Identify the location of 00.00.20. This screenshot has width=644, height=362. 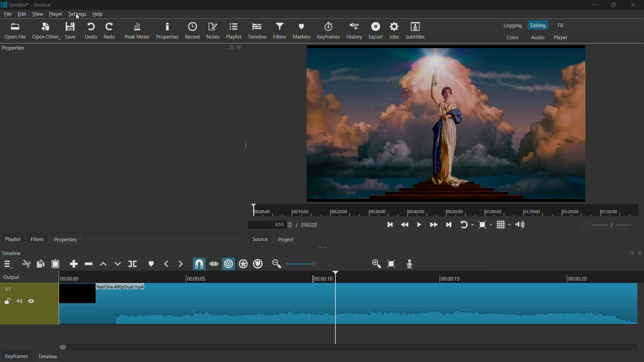
(578, 278).